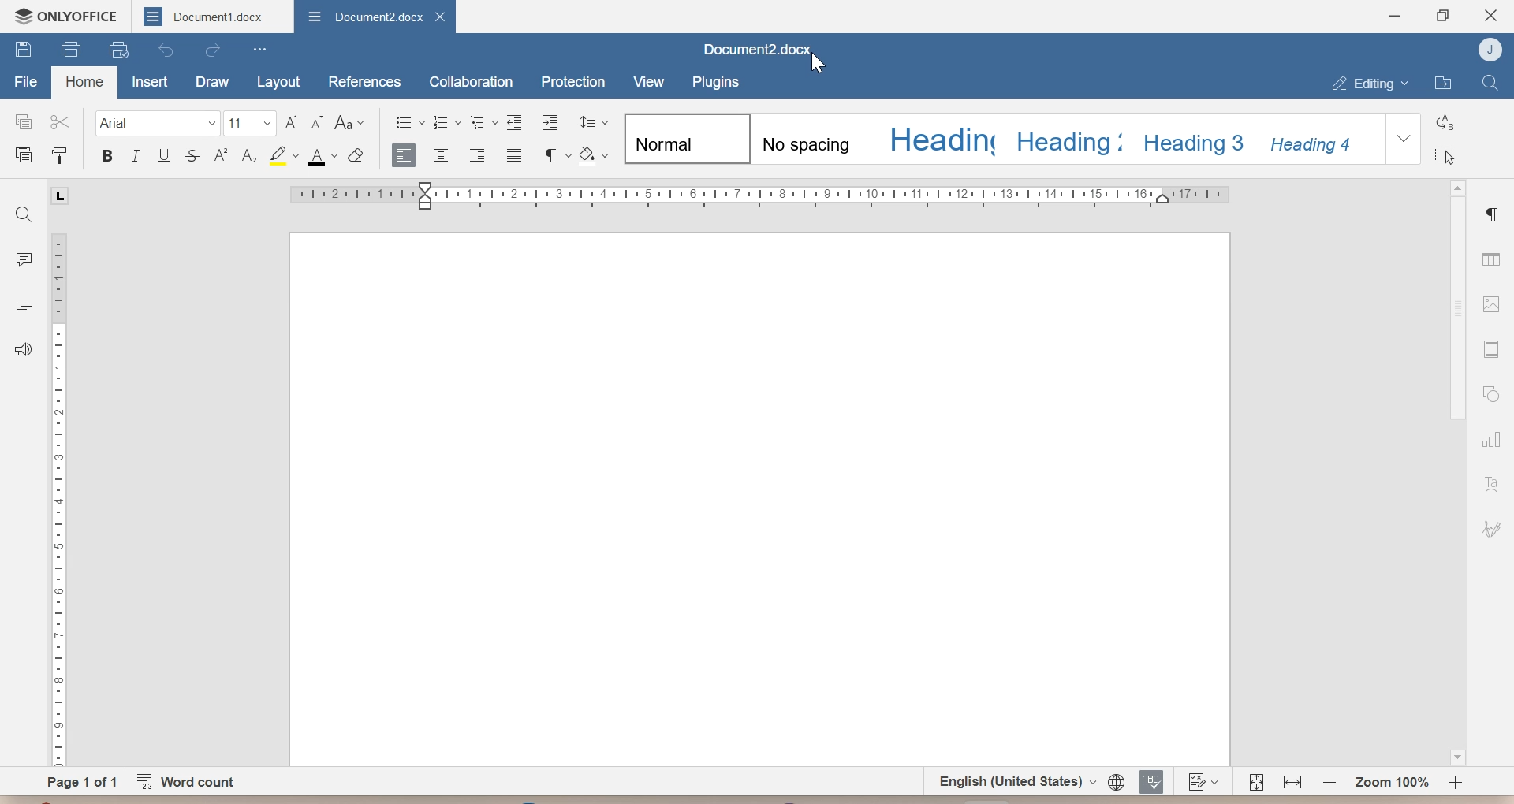 The width and height of the screenshot is (1514, 804). What do you see at coordinates (1070, 138) in the screenshot?
I see `Heading 2` at bounding box center [1070, 138].